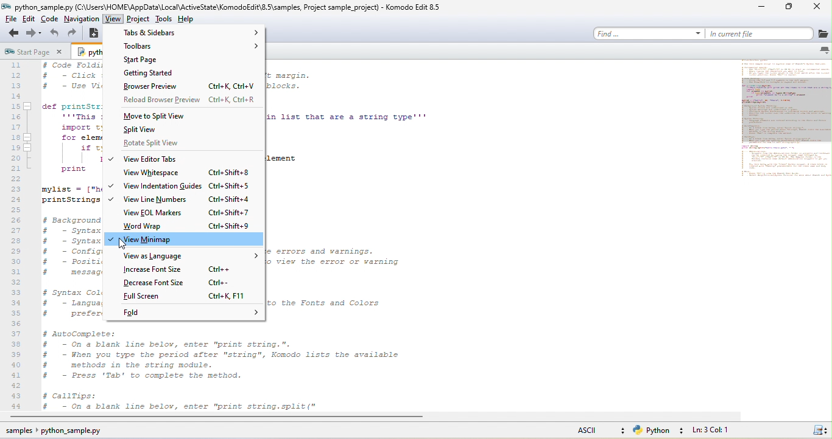  Describe the element at coordinates (34, 33) in the screenshot. I see `forward` at that location.